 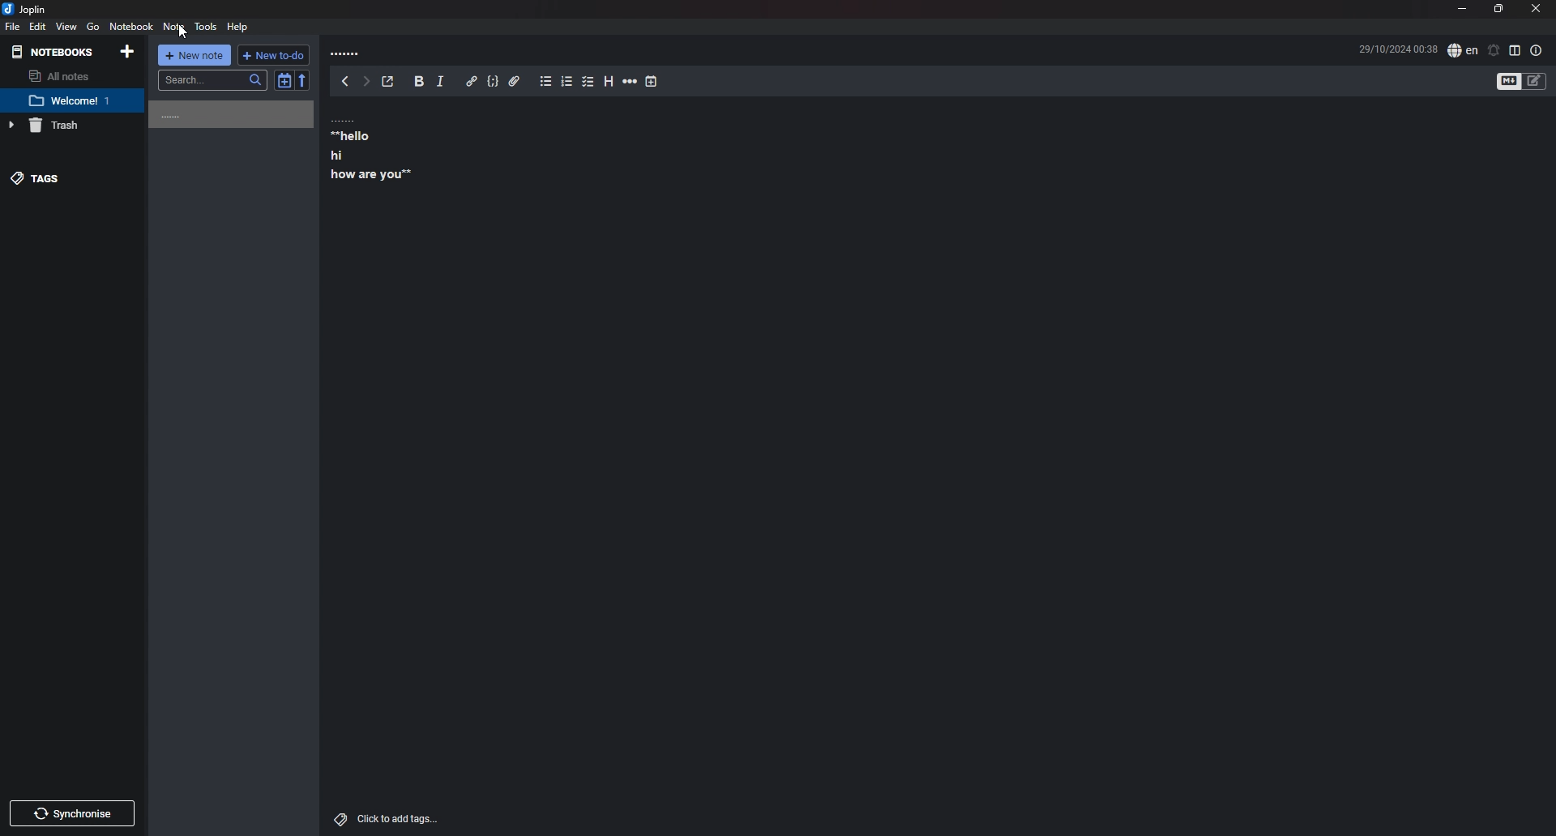 I want to click on Toggle sort , so click(x=284, y=80).